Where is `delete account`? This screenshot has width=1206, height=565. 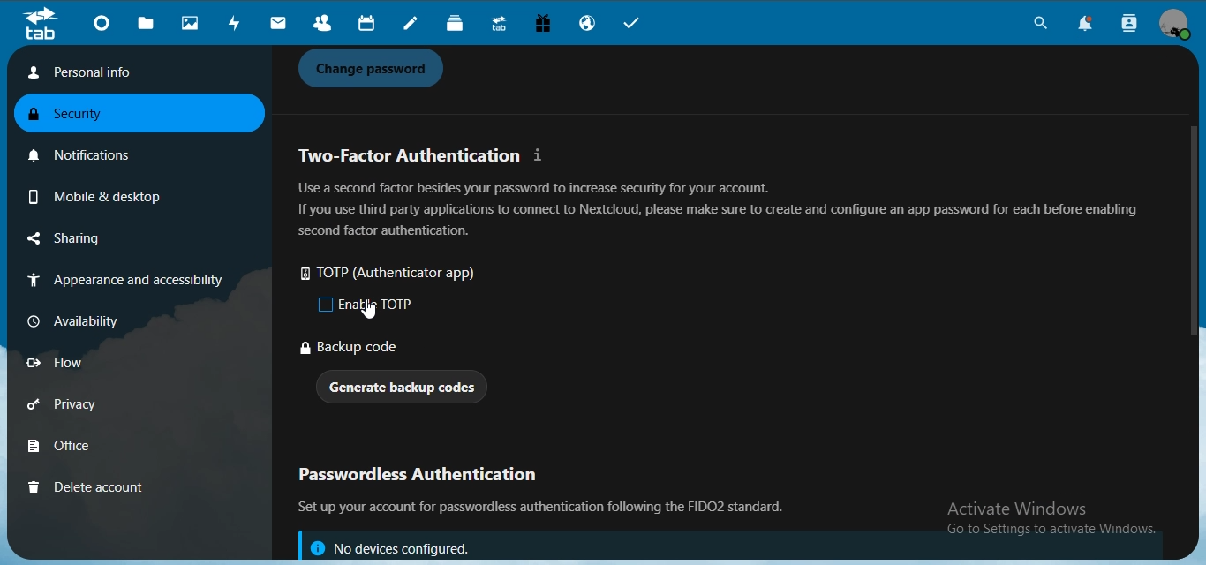 delete account is located at coordinates (87, 486).